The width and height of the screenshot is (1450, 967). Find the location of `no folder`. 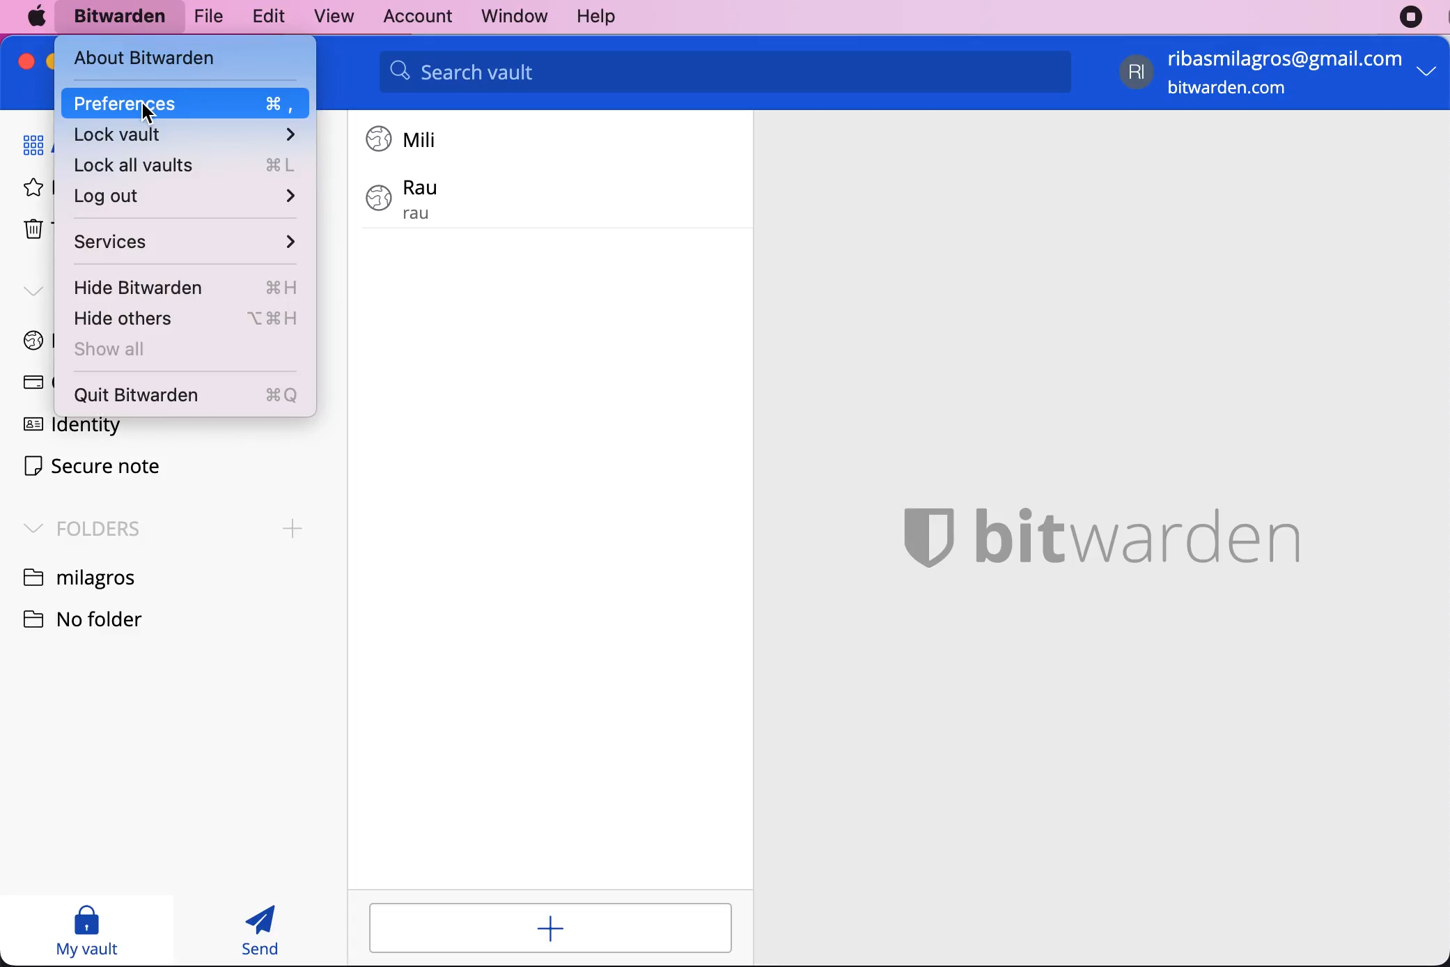

no folder is located at coordinates (94, 617).